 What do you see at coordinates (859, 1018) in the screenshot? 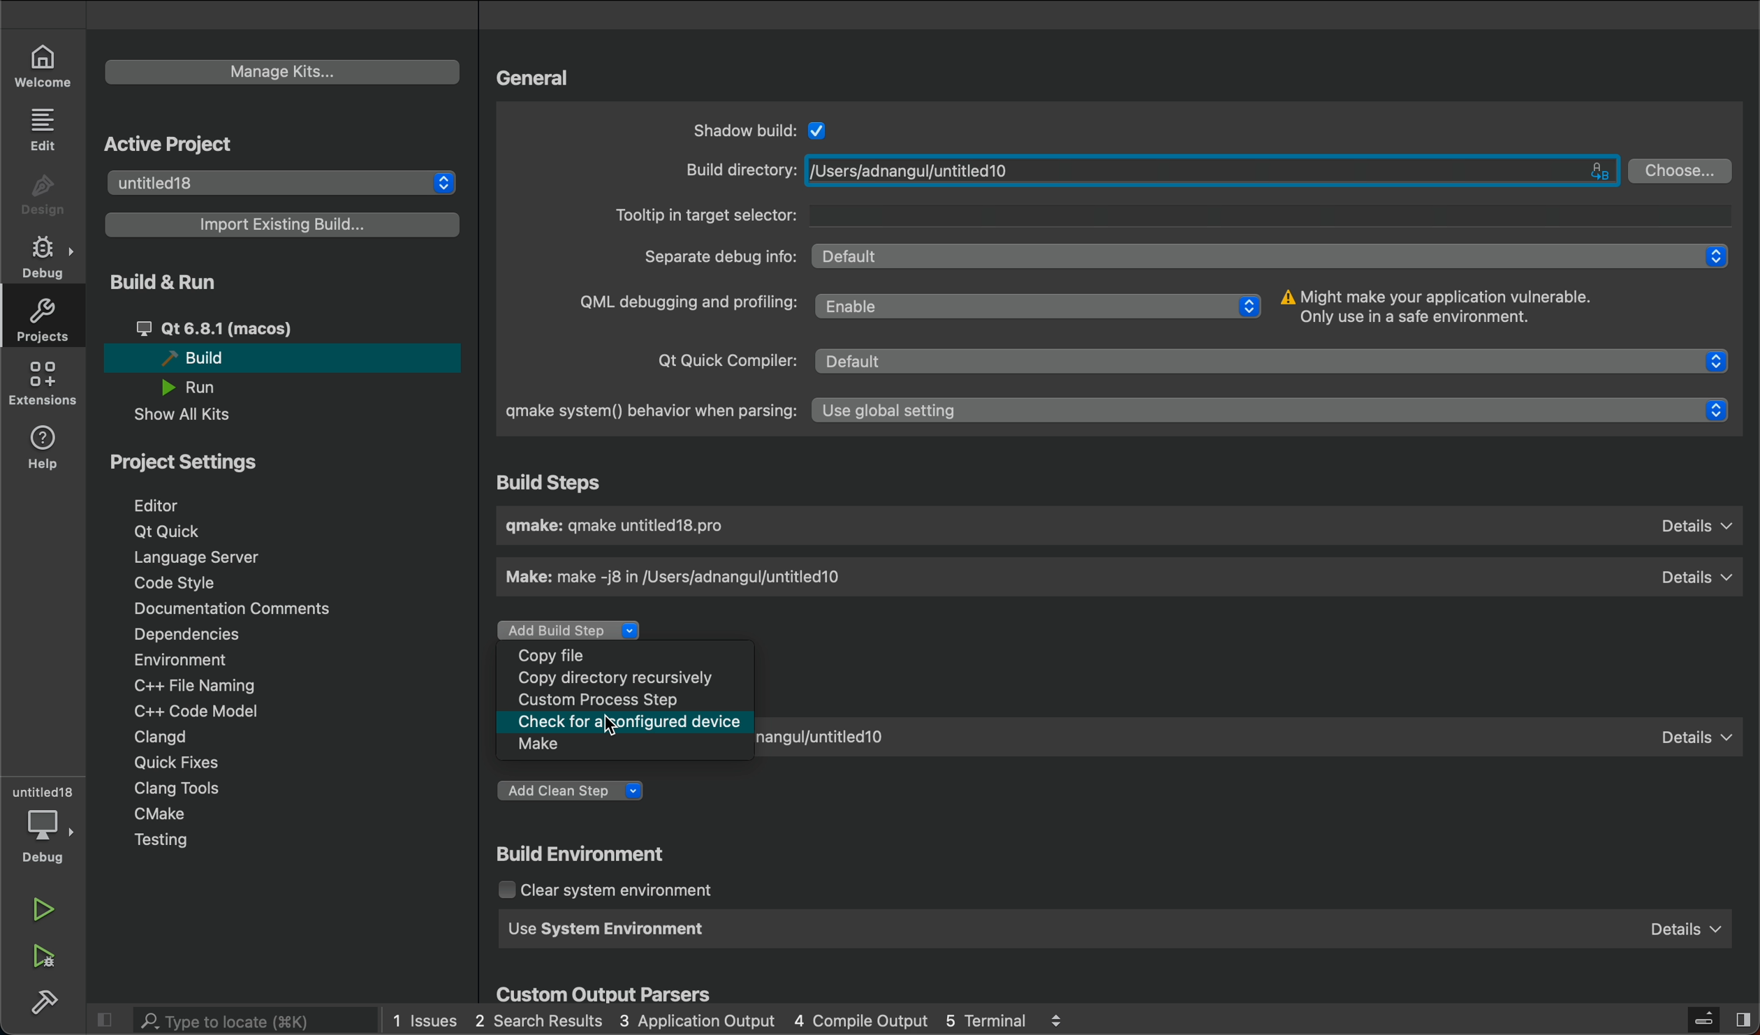
I see `4 Compile Output` at bounding box center [859, 1018].